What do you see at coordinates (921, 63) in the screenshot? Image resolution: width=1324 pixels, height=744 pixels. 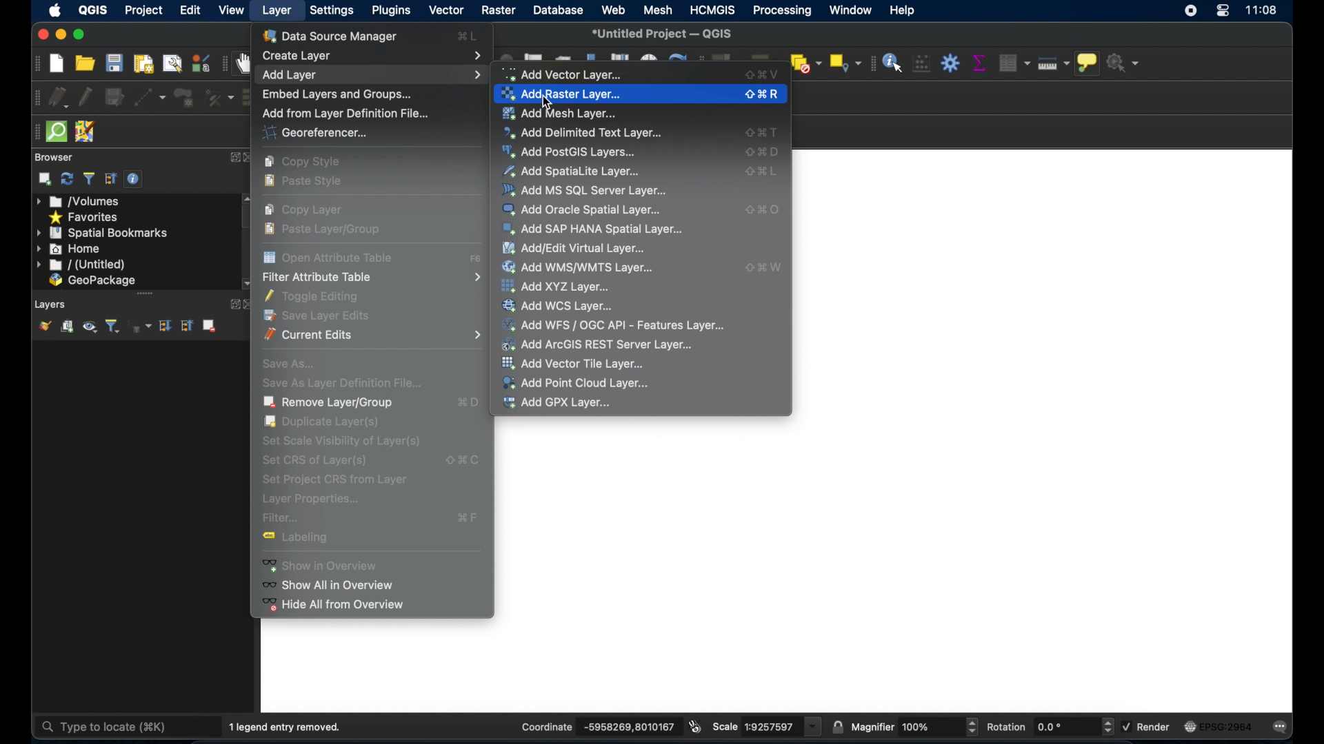 I see `open field calculator` at bounding box center [921, 63].